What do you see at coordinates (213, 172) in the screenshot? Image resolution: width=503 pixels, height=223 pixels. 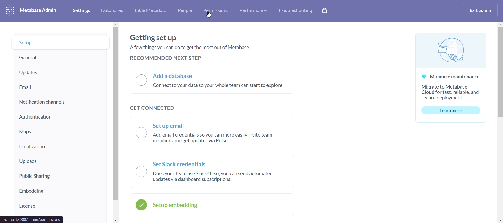 I see `set slack credentials` at bounding box center [213, 172].